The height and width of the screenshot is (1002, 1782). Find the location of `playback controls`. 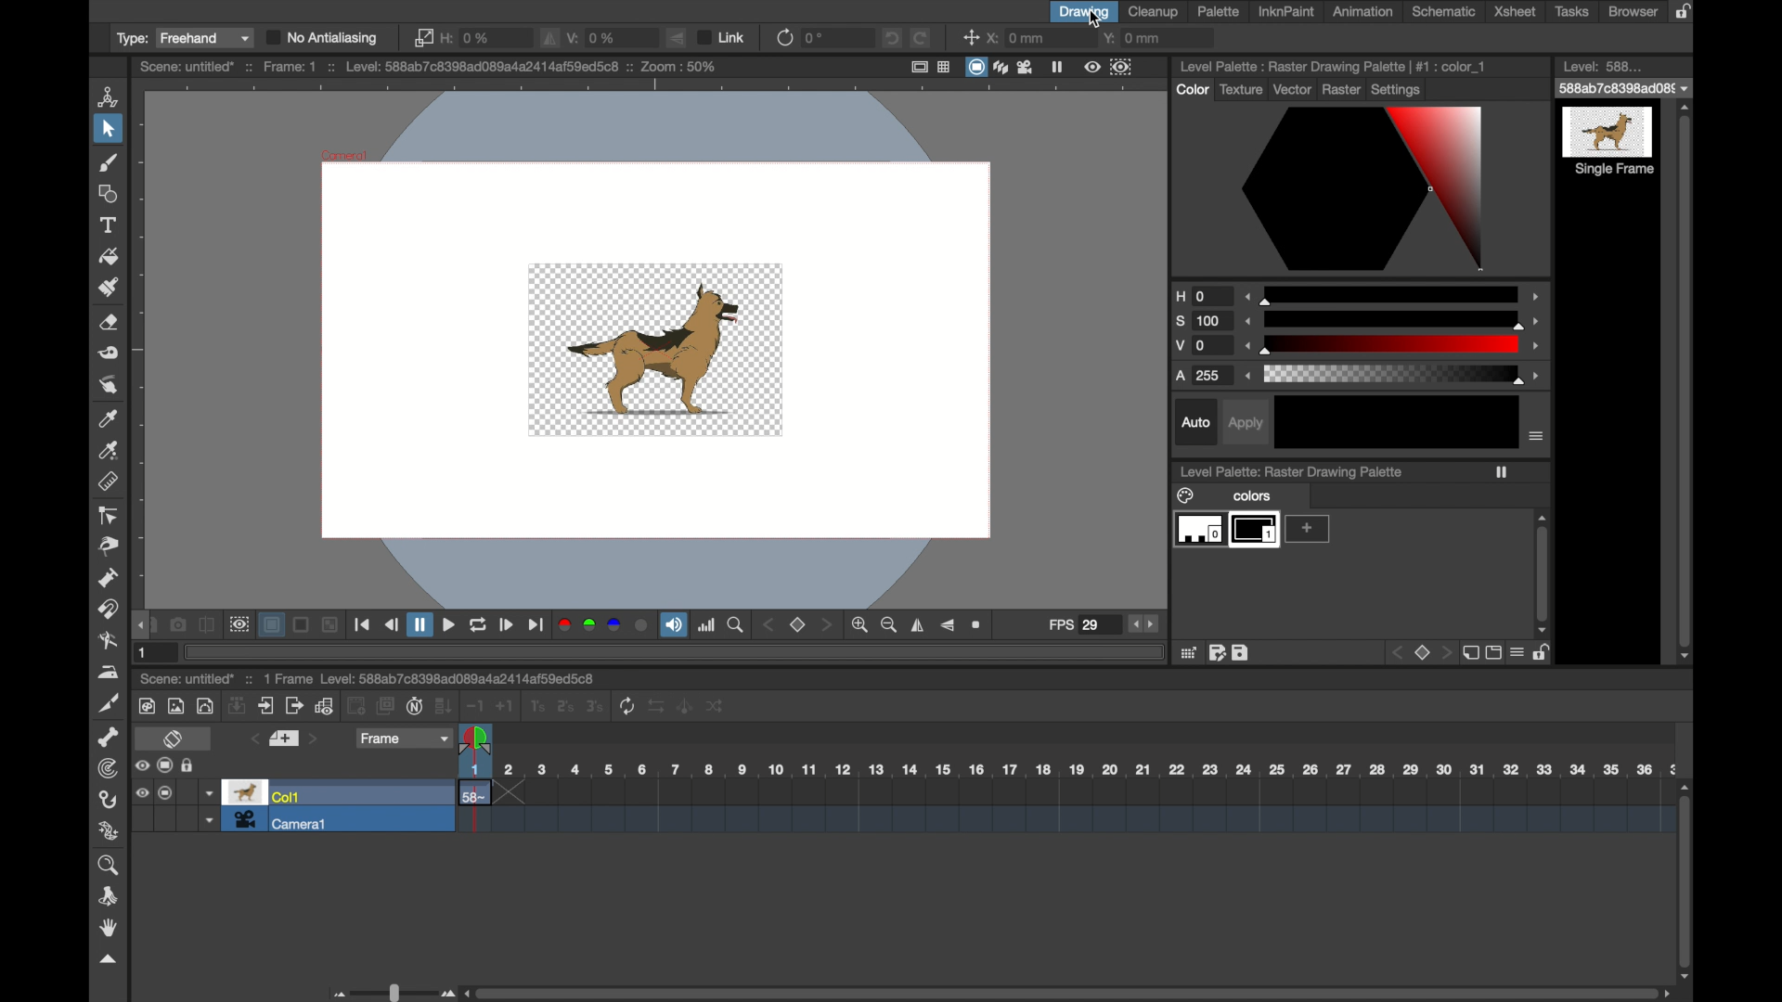

playback controls is located at coordinates (450, 627).